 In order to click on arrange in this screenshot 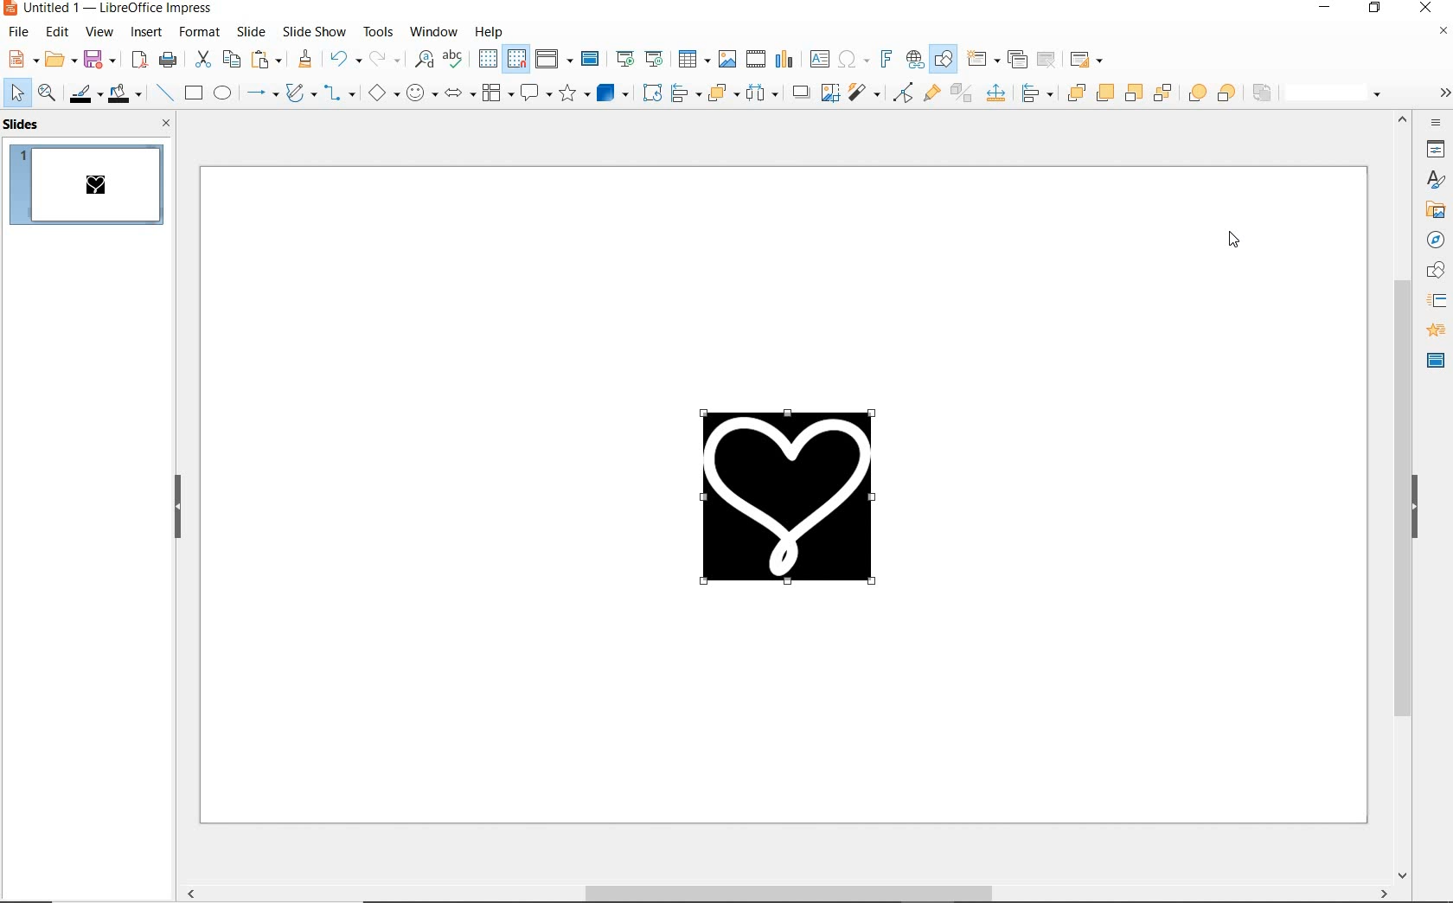, I will do `click(720, 93)`.